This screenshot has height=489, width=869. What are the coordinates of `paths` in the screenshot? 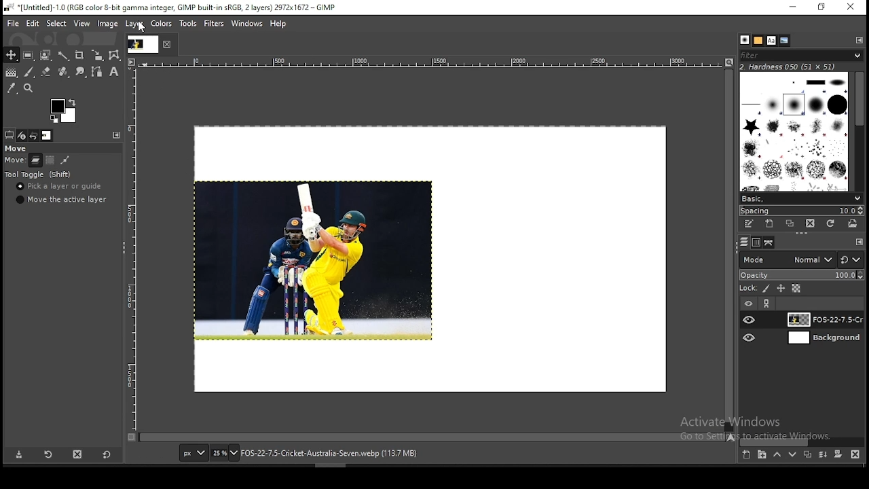 It's located at (770, 242).